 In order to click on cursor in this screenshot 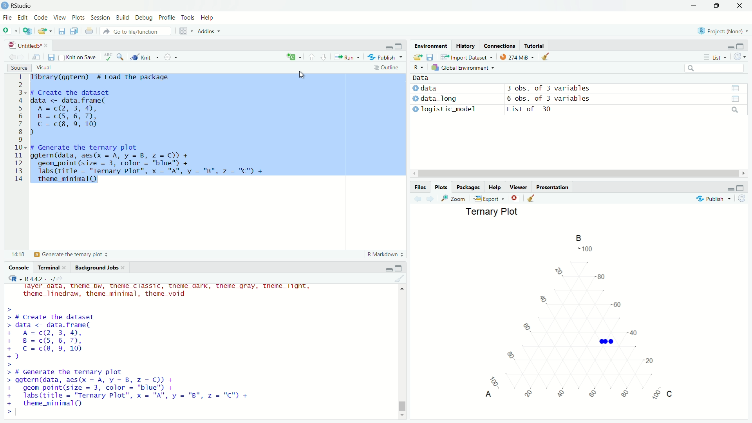, I will do `click(302, 74)`.